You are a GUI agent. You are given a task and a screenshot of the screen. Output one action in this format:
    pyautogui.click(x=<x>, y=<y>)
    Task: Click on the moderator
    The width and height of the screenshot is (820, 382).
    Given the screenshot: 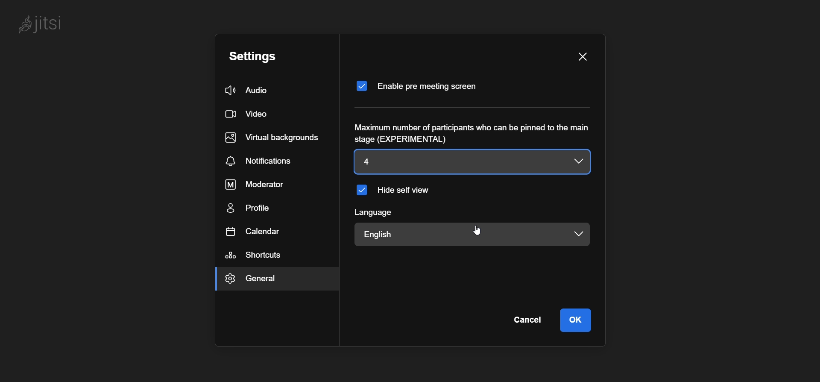 What is the action you would take?
    pyautogui.click(x=261, y=184)
    